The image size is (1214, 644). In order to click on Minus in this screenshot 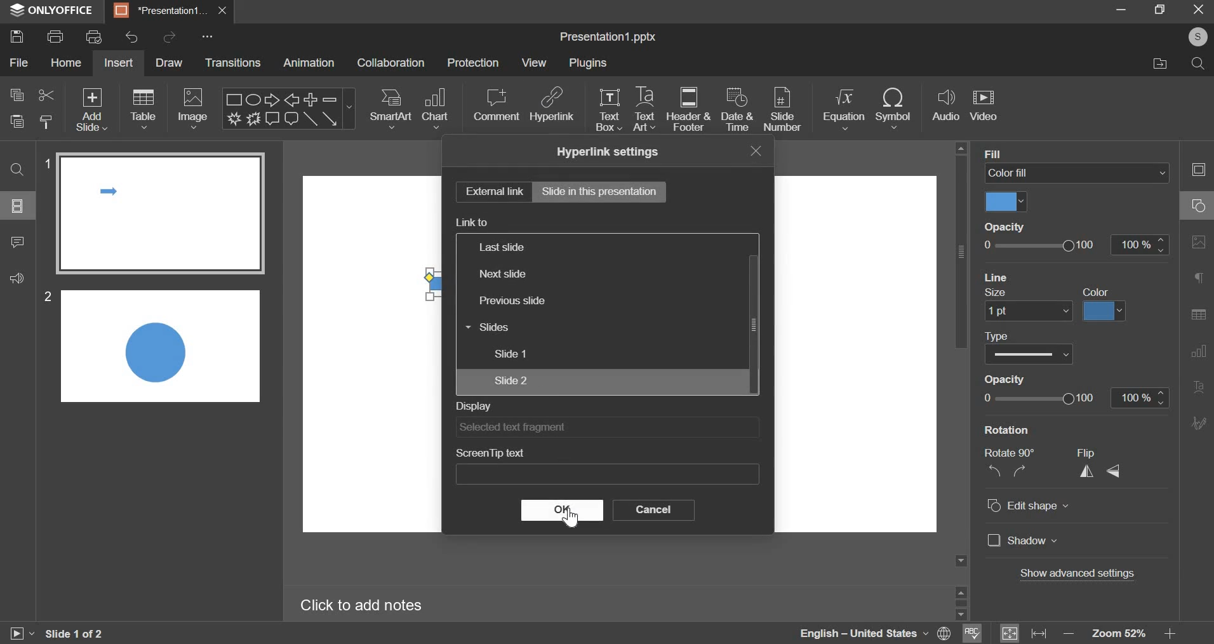, I will do `click(330, 99)`.